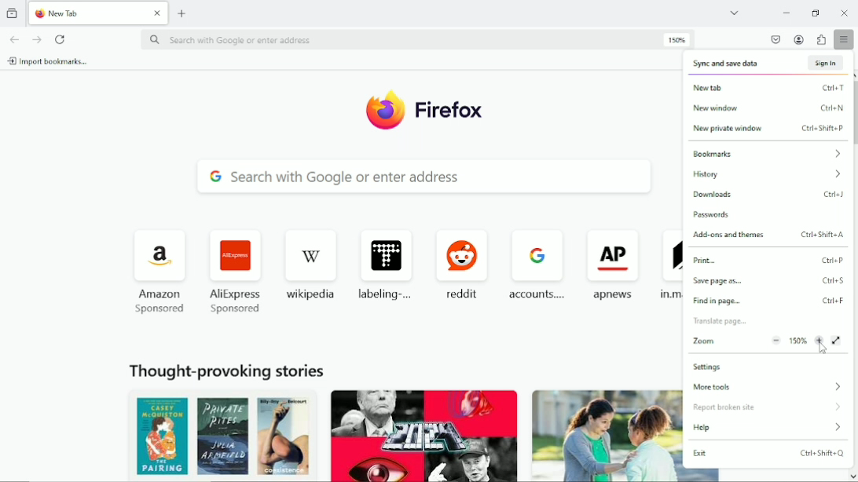 This screenshot has width=858, height=482. I want to click on Downloads, so click(768, 195).